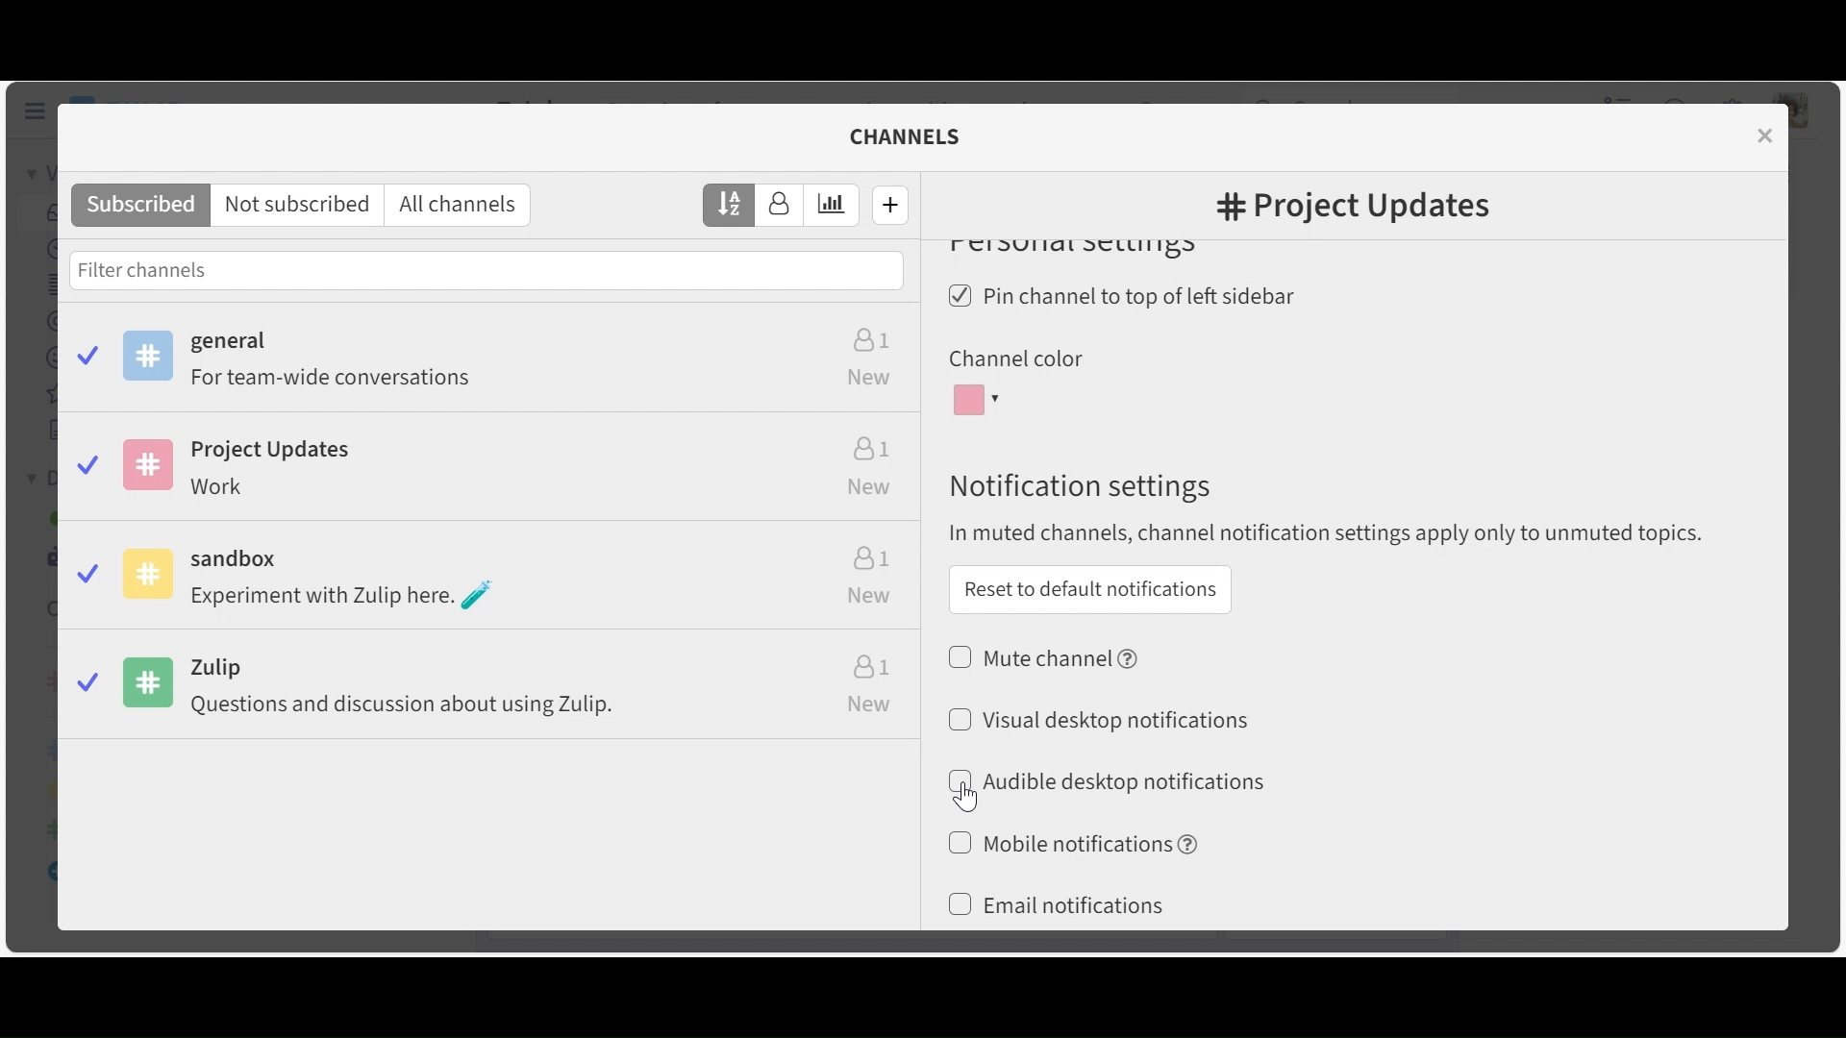 The height and width of the screenshot is (1038, 1846). What do you see at coordinates (1353, 209) in the screenshot?
I see `#Channel` at bounding box center [1353, 209].